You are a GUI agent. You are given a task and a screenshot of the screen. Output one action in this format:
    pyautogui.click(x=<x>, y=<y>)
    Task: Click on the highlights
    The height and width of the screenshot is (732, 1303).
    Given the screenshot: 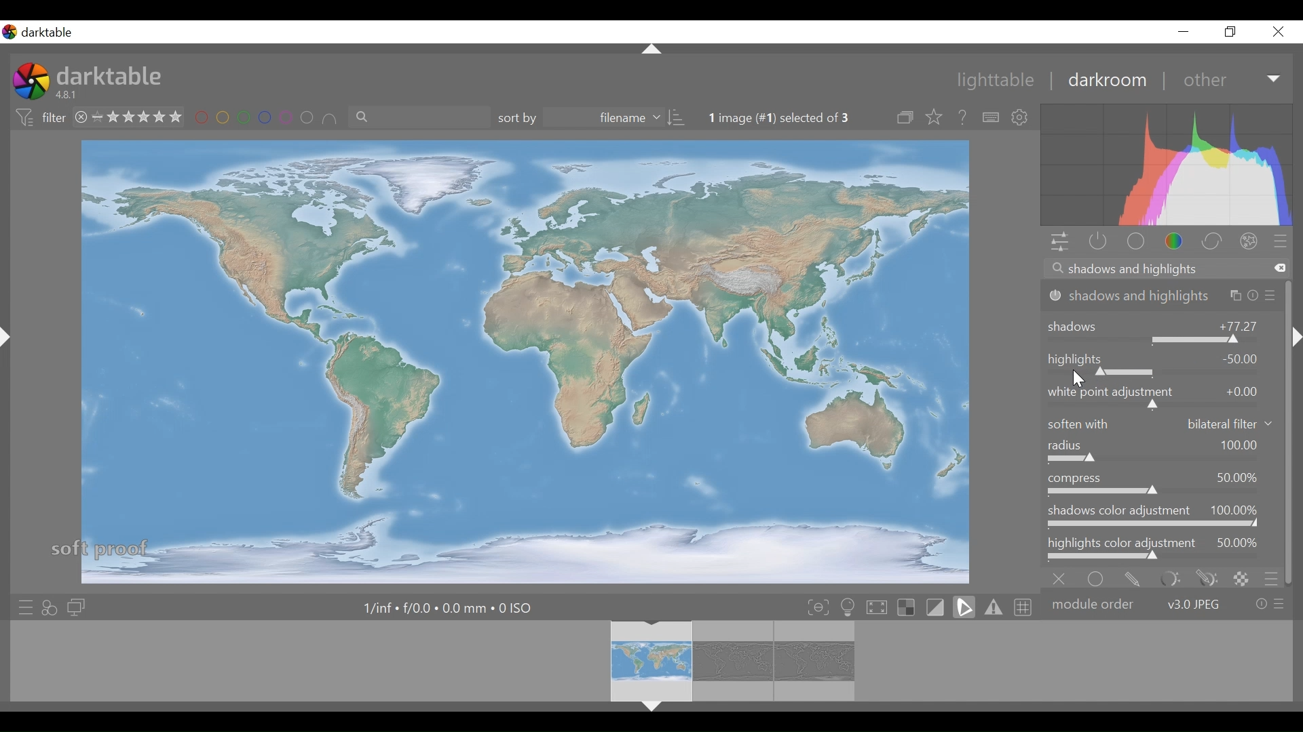 What is the action you would take?
    pyautogui.click(x=1161, y=363)
    